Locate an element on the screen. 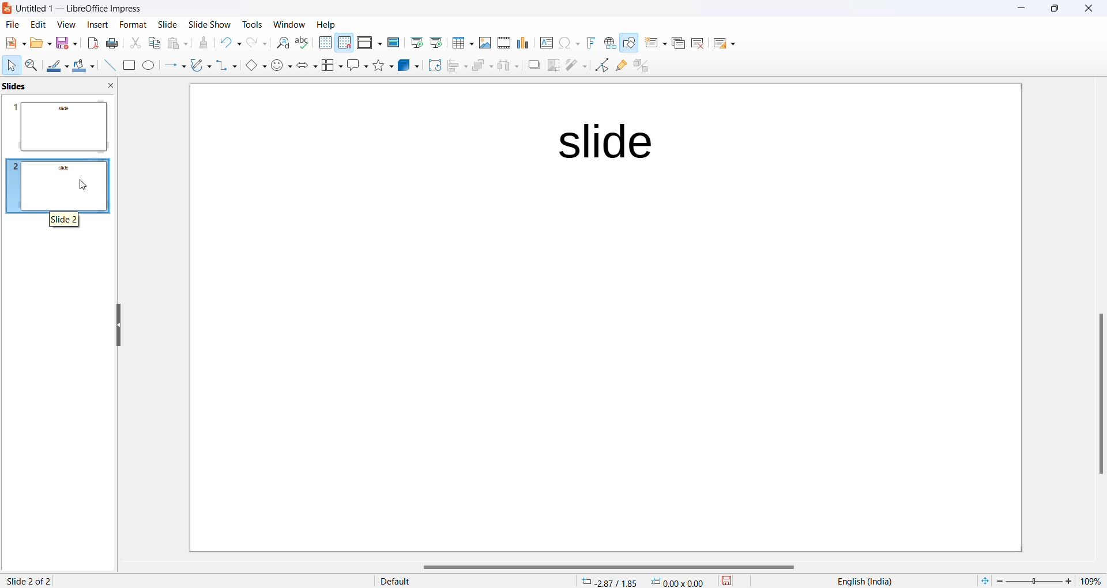 Image resolution: width=1107 pixels, height=588 pixels. Zoom and pan is located at coordinates (30, 65).